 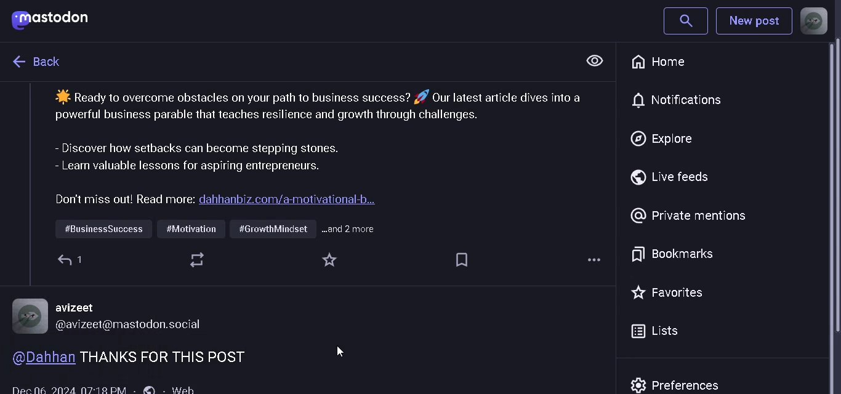 I want to click on lists, so click(x=657, y=332).